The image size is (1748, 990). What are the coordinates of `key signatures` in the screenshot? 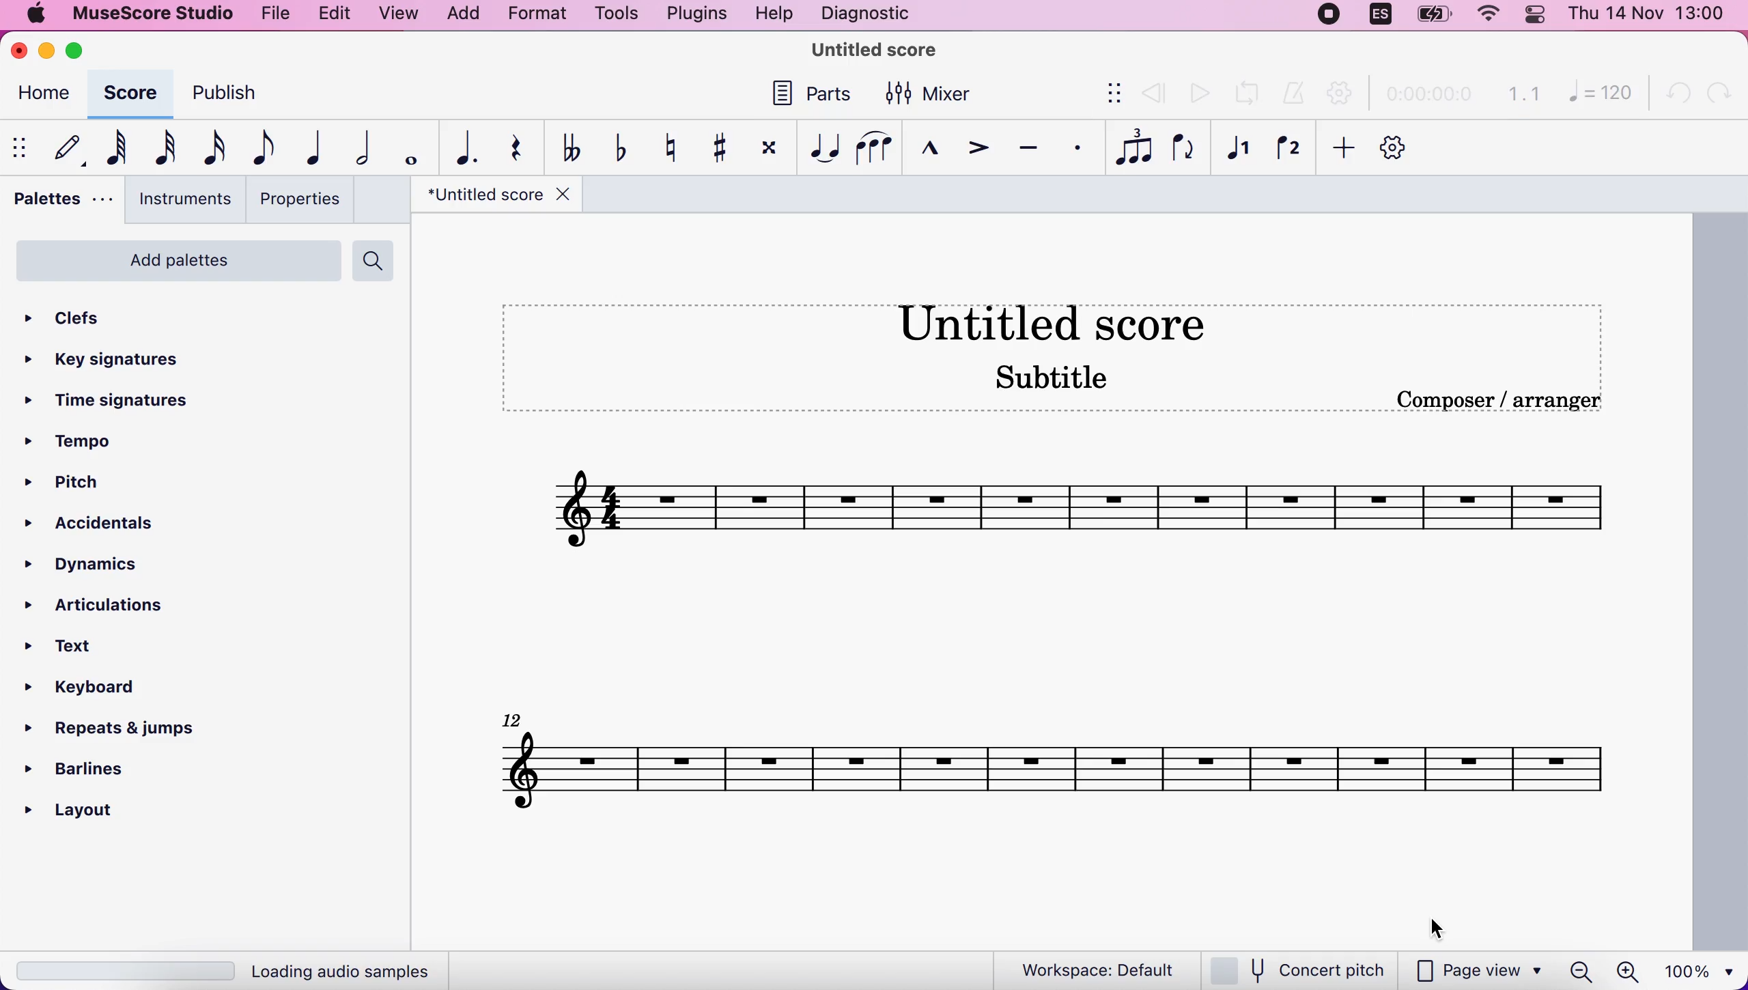 It's located at (113, 363).